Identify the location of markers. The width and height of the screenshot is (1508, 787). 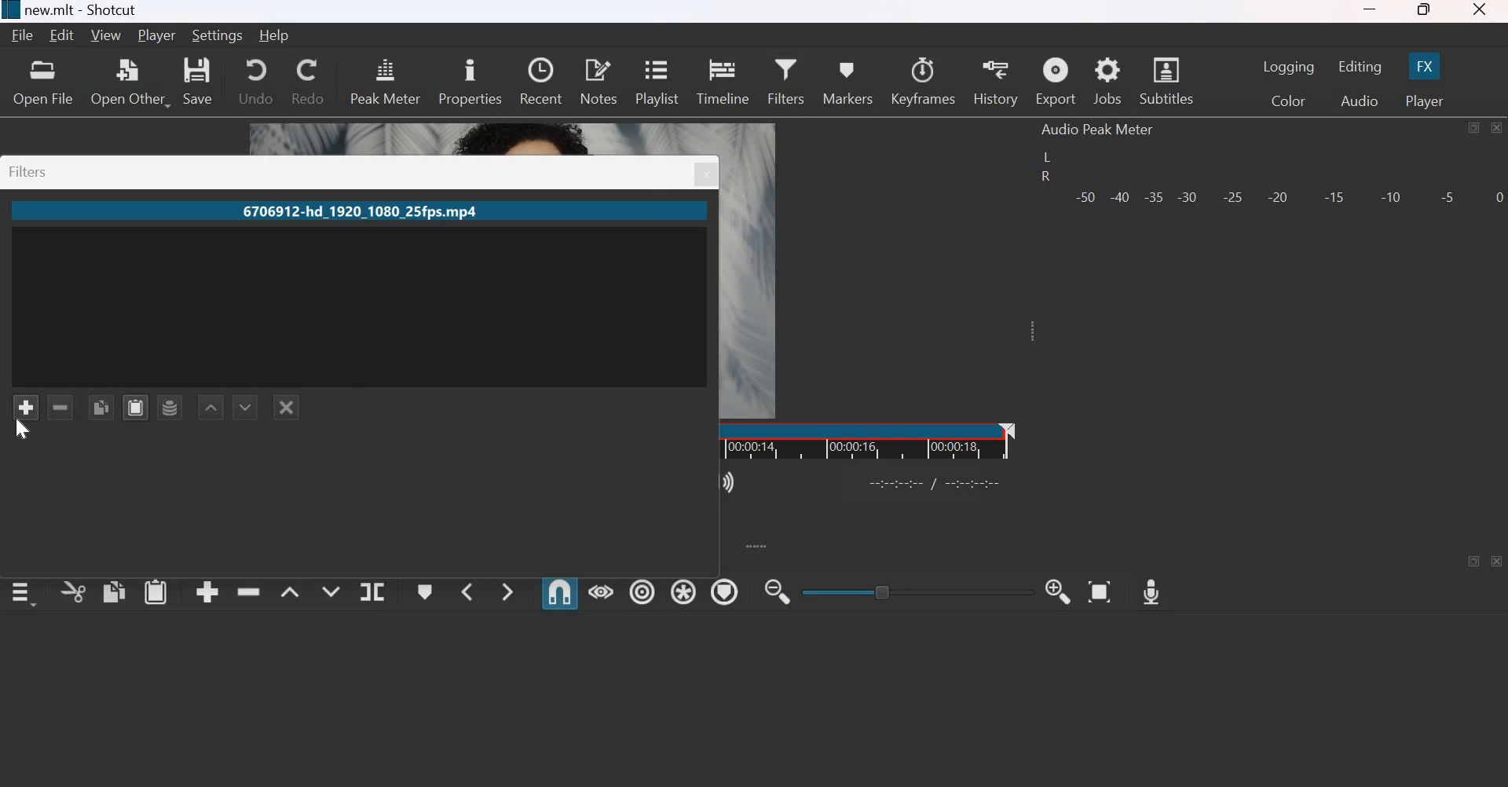
(846, 82).